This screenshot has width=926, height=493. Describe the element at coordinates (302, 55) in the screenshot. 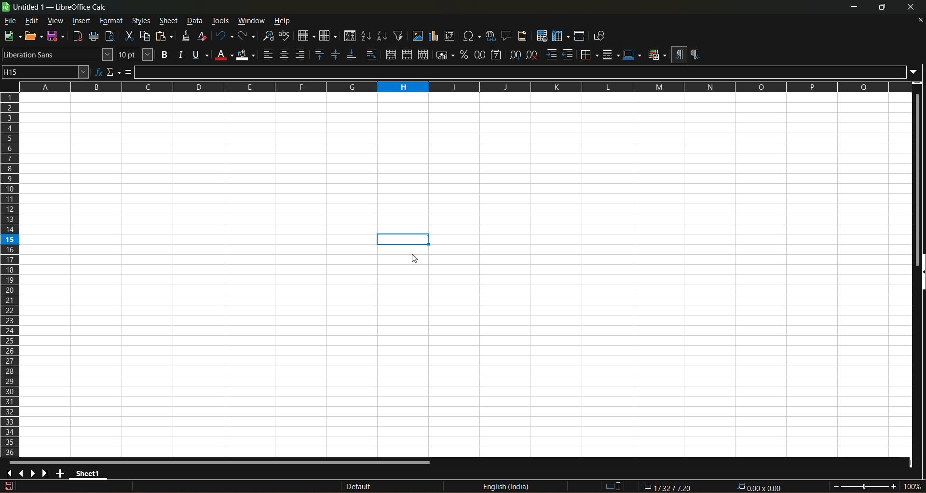

I see `align right` at that location.